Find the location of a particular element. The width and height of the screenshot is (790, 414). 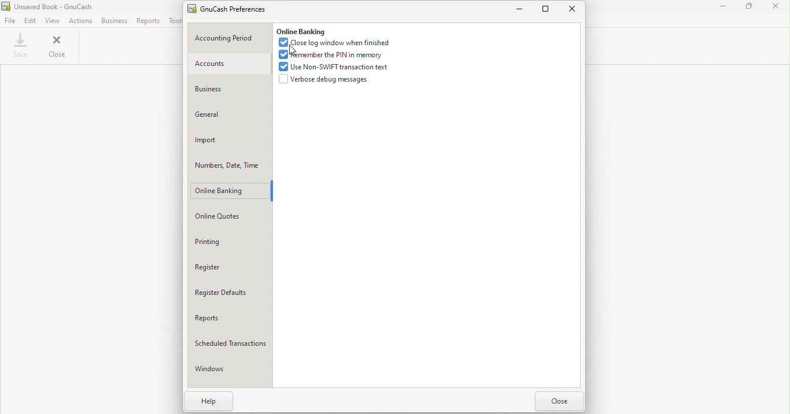

Online Quotes is located at coordinates (232, 217).